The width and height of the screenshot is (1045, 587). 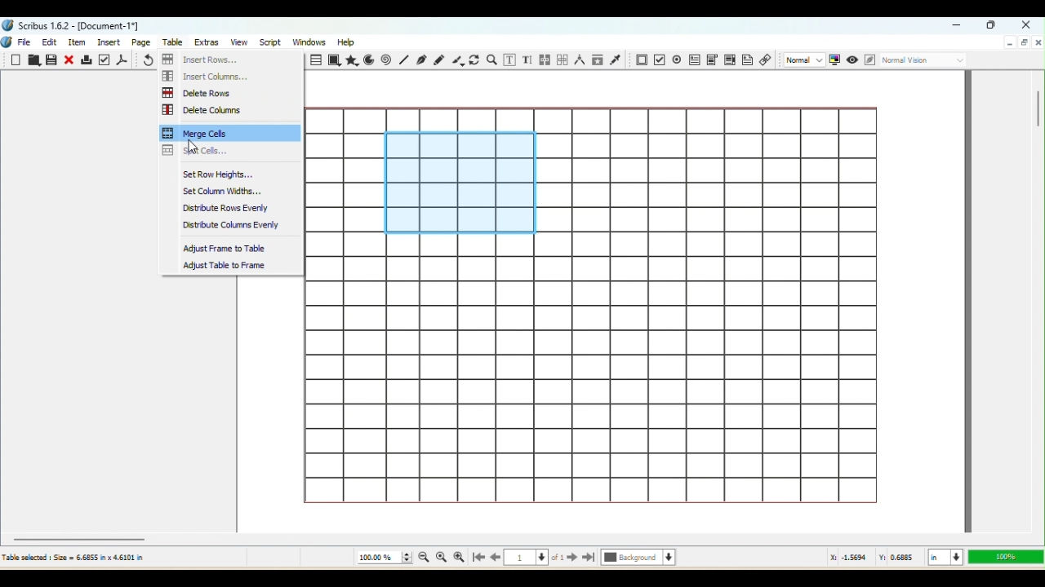 I want to click on PDF Push button, so click(x=640, y=60).